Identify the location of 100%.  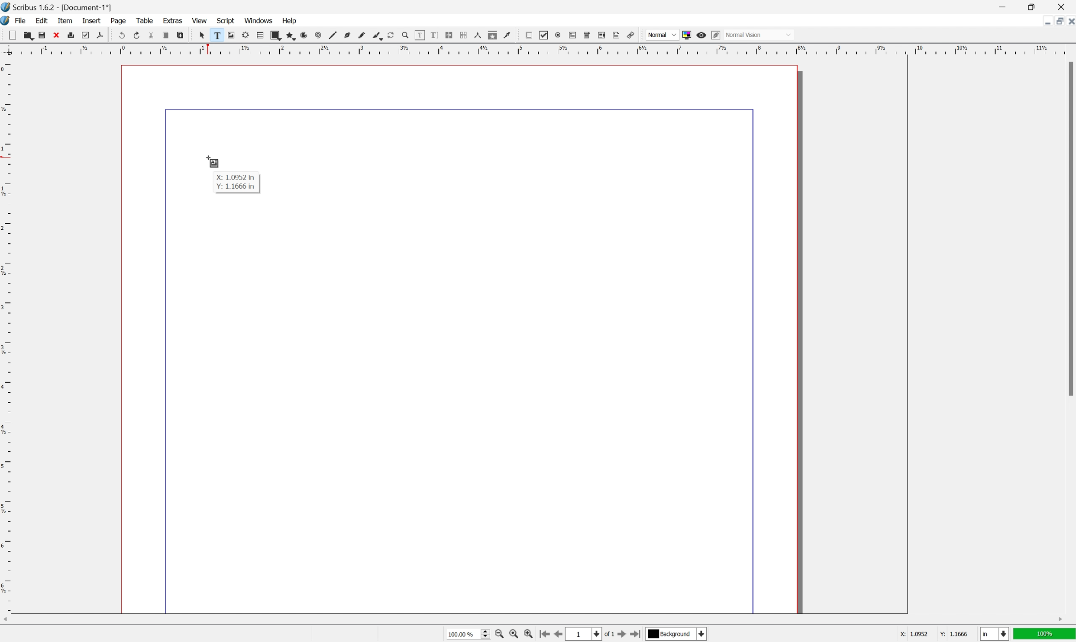
(1045, 636).